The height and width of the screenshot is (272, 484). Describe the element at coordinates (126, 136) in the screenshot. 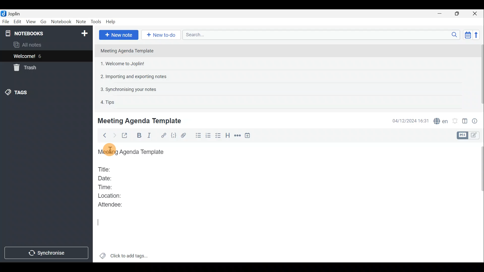

I see `Toggle external editing` at that location.